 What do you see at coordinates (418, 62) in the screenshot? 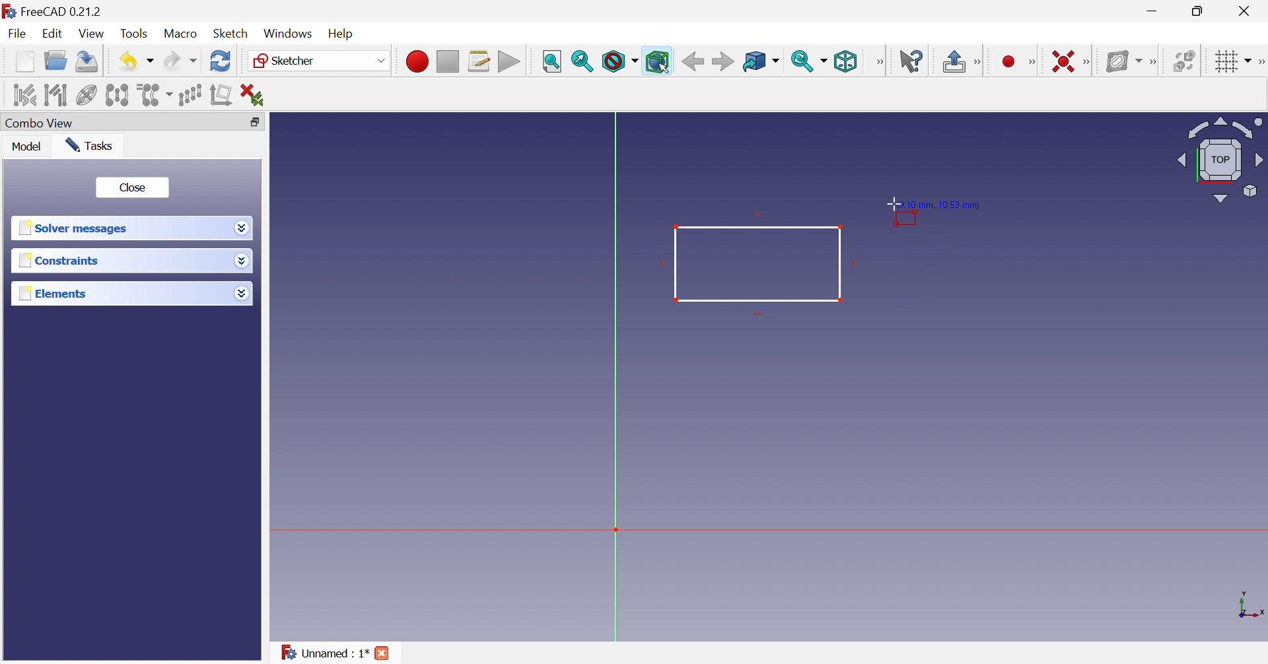
I see `Macro recording...` at bounding box center [418, 62].